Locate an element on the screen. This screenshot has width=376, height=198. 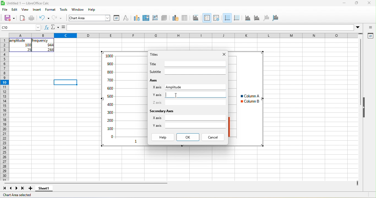
tools is located at coordinates (64, 9).